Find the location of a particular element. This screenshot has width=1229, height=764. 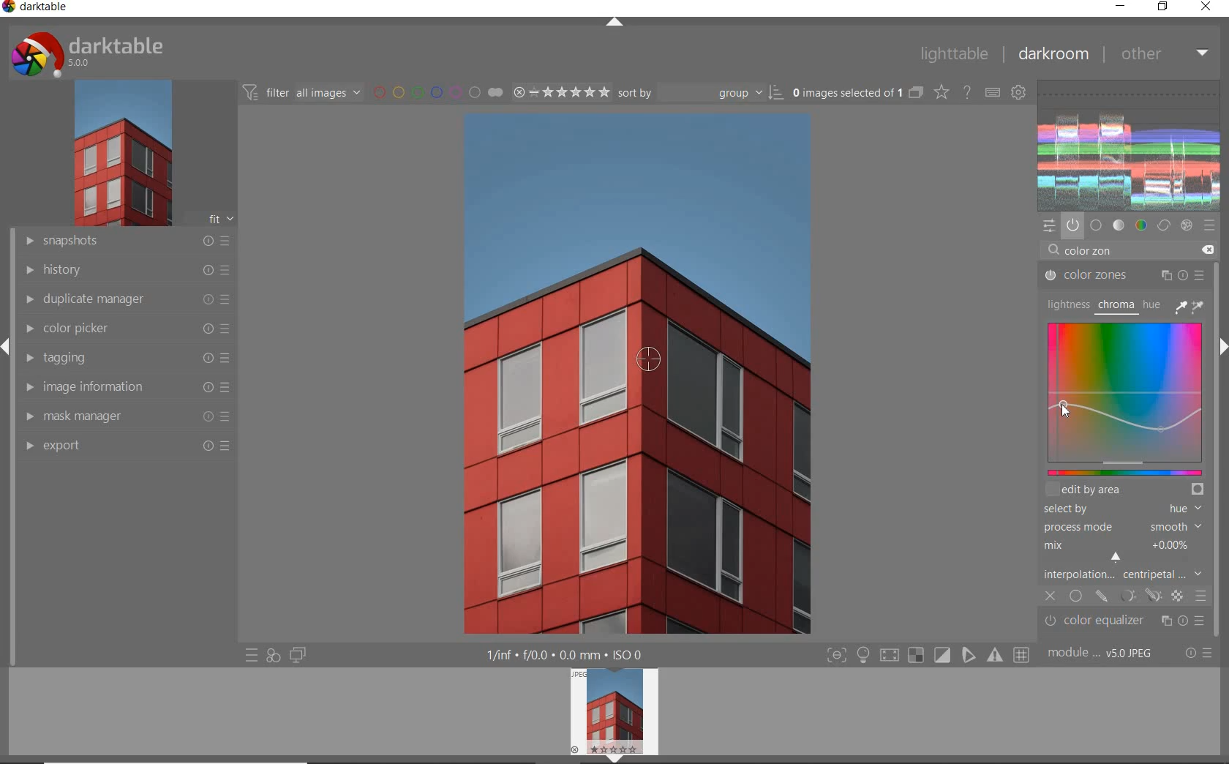

gamut check is located at coordinates (914, 655).